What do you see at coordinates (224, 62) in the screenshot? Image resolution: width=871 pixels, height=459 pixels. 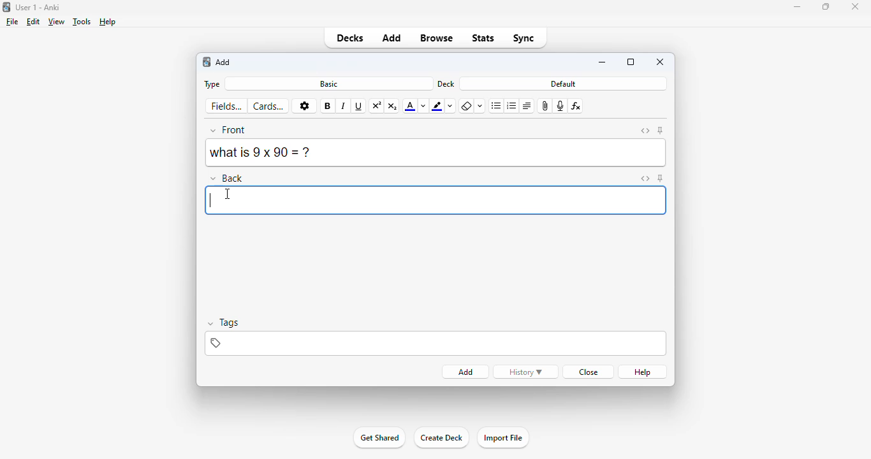 I see `add` at bounding box center [224, 62].